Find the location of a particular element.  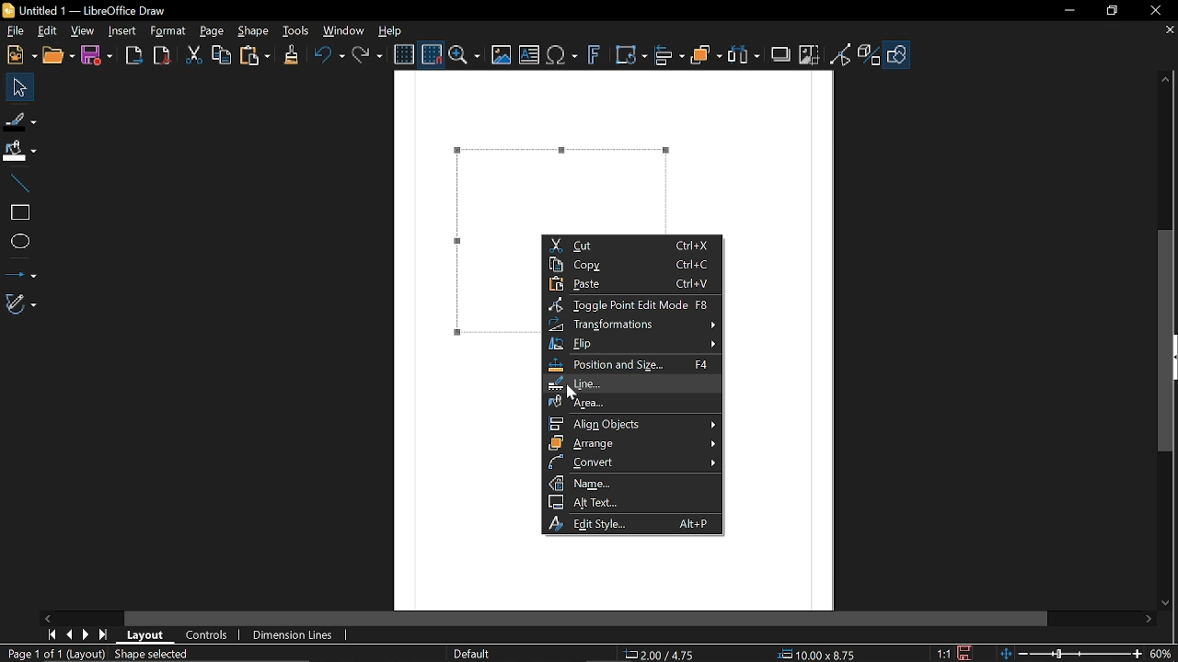

rectangle is located at coordinates (19, 213).